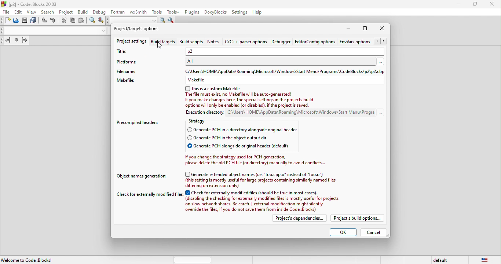  I want to click on wxsmith, so click(136, 11).